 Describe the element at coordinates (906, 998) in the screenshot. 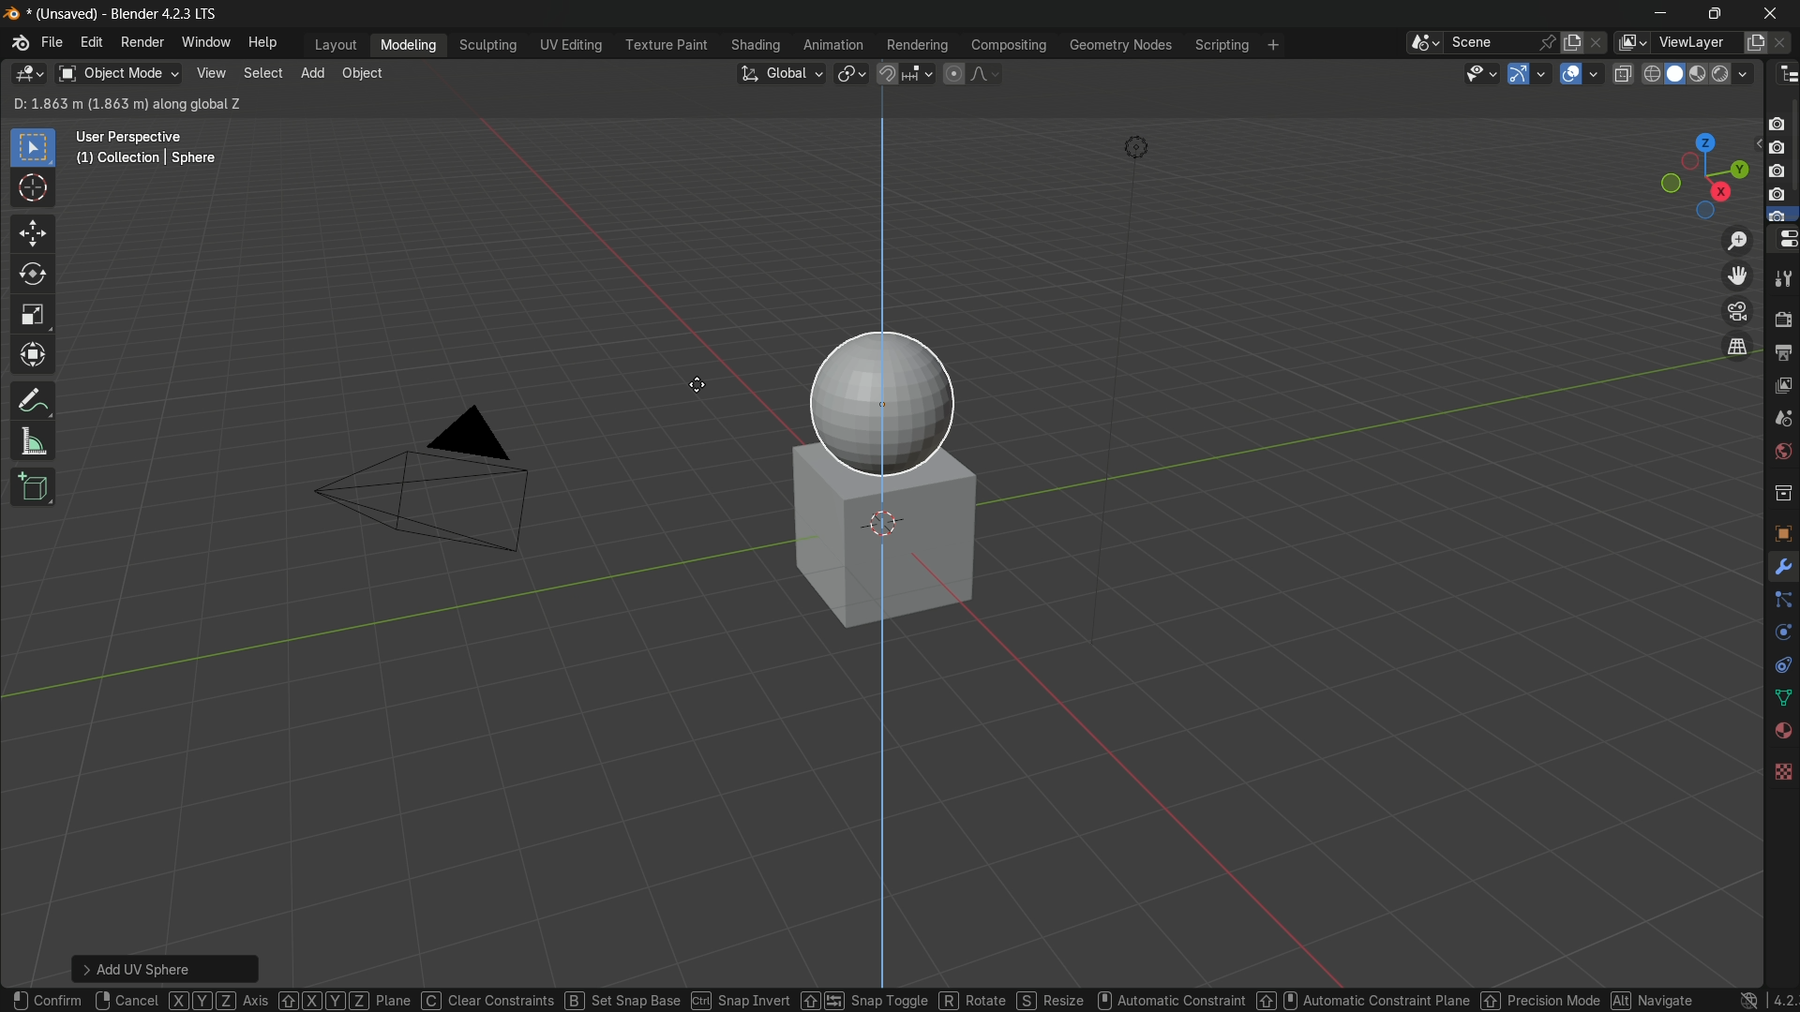

I see `Resize` at that location.